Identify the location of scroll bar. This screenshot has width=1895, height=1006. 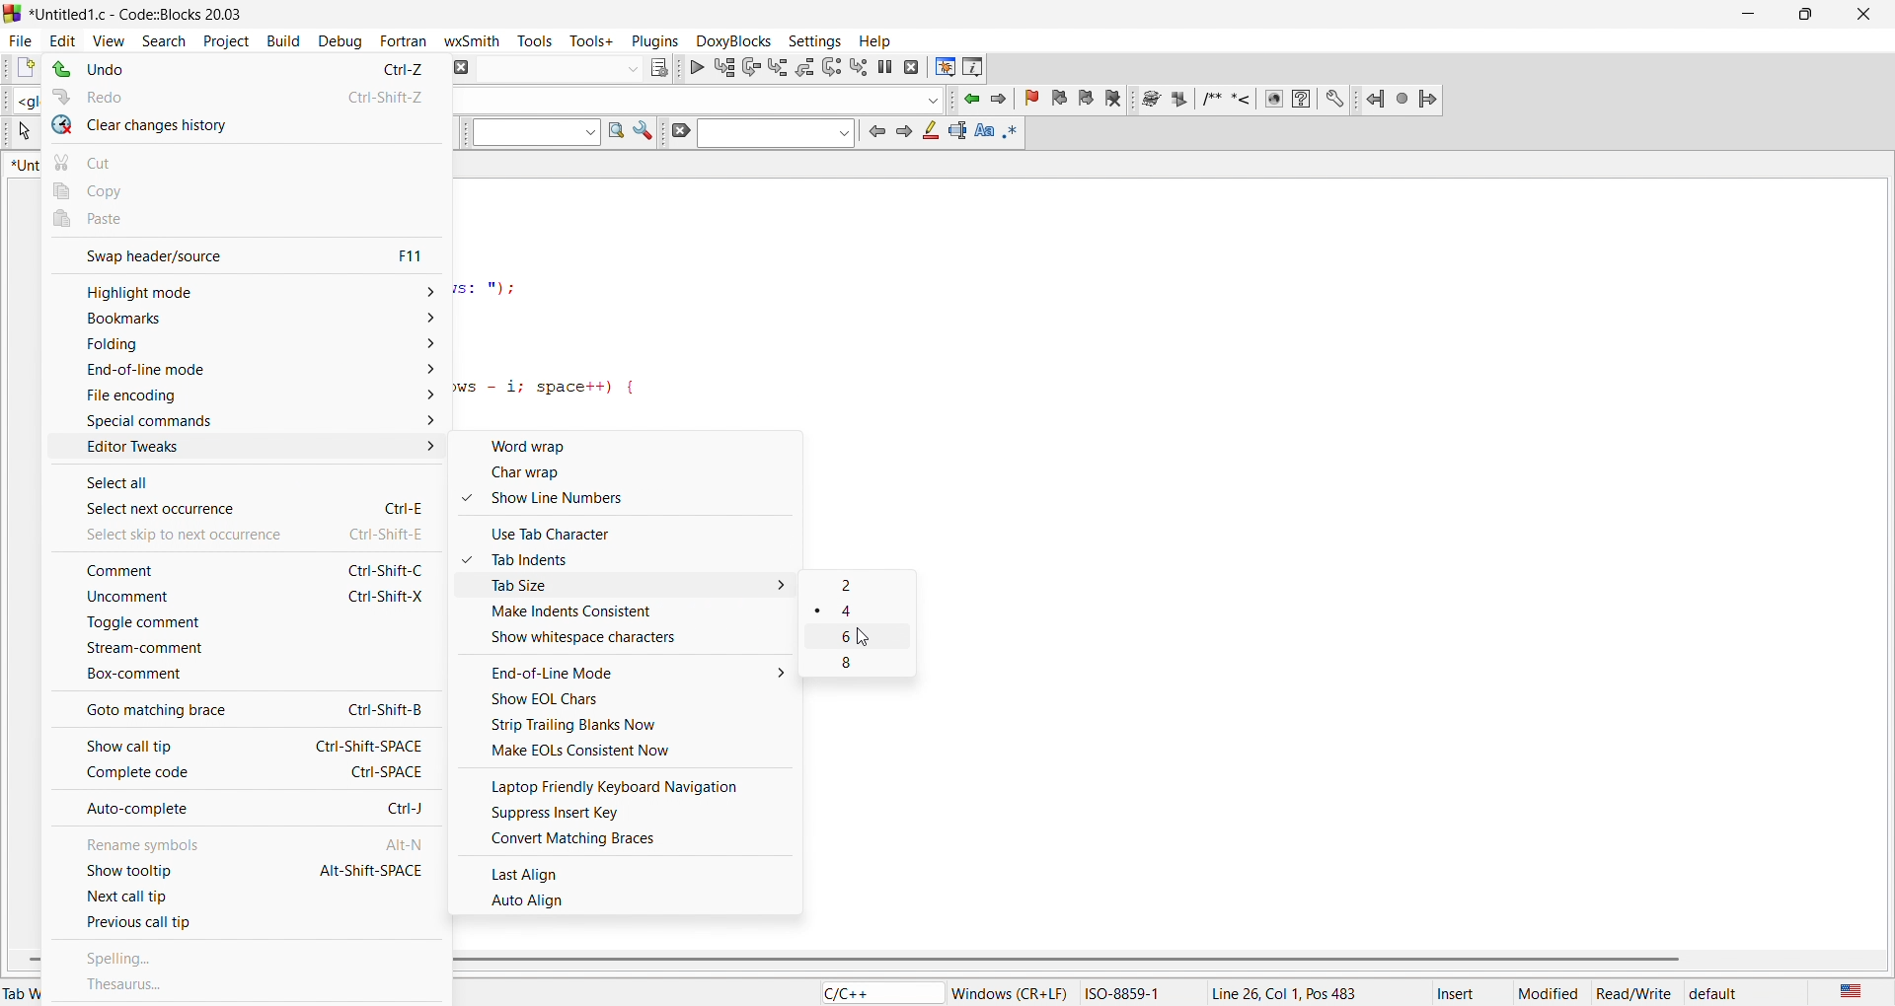
(1160, 960).